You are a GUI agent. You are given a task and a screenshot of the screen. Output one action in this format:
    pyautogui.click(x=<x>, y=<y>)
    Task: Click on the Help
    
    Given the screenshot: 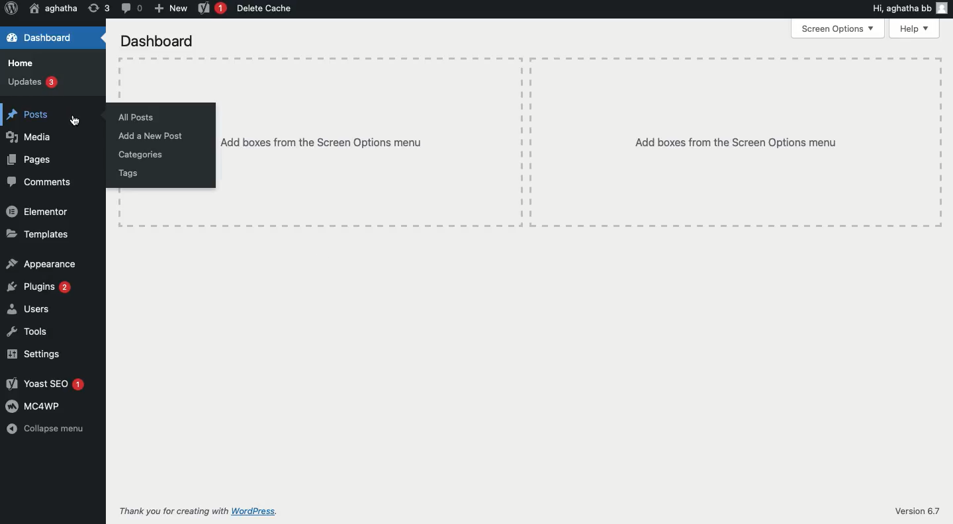 What is the action you would take?
    pyautogui.click(x=913, y=28)
    